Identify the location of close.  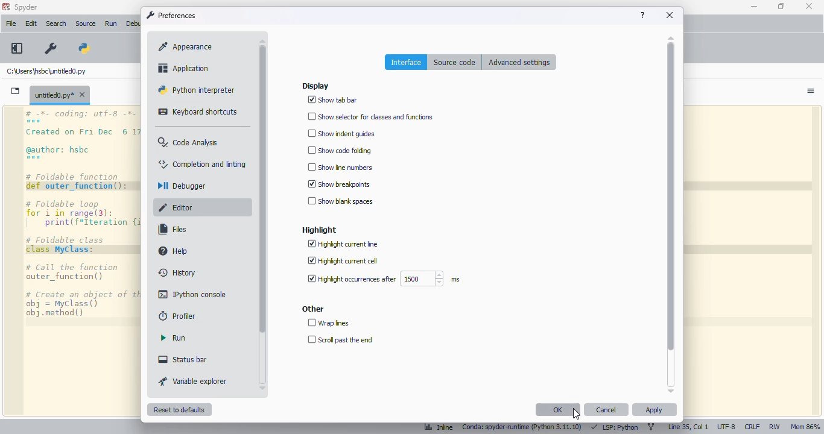
(809, 6).